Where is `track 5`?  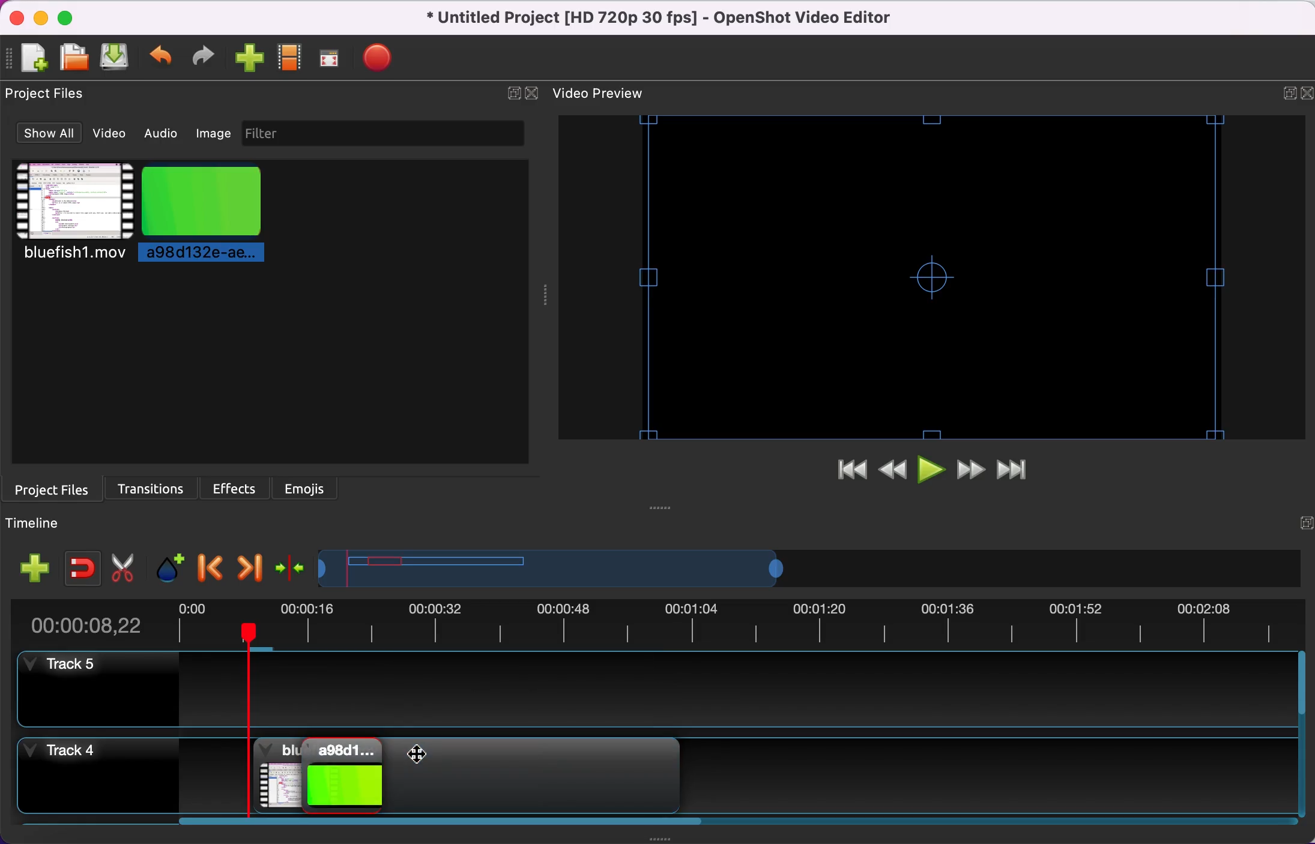 track 5 is located at coordinates (664, 689).